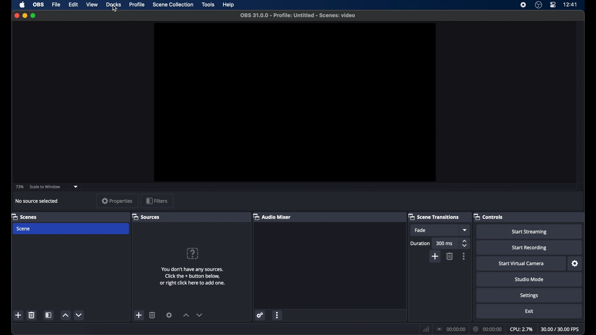 Image resolution: width=596 pixels, height=335 pixels. What do you see at coordinates (521, 264) in the screenshot?
I see `start virtual camera` at bounding box center [521, 264].